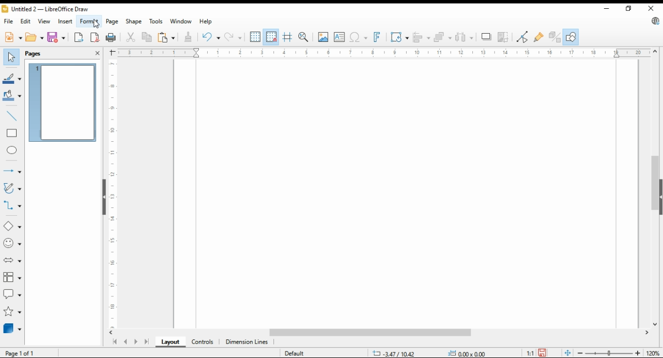 This screenshot has height=358, width=663. I want to click on 0.00x0.00, so click(469, 353).